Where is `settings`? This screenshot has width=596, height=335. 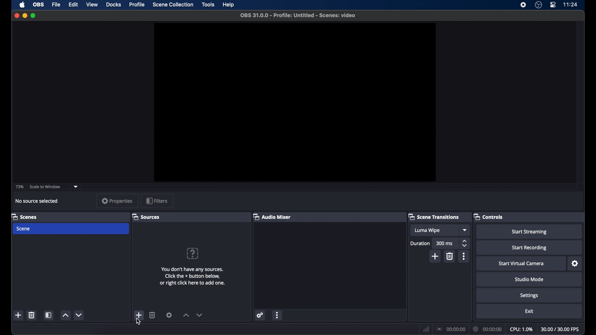 settings is located at coordinates (575, 264).